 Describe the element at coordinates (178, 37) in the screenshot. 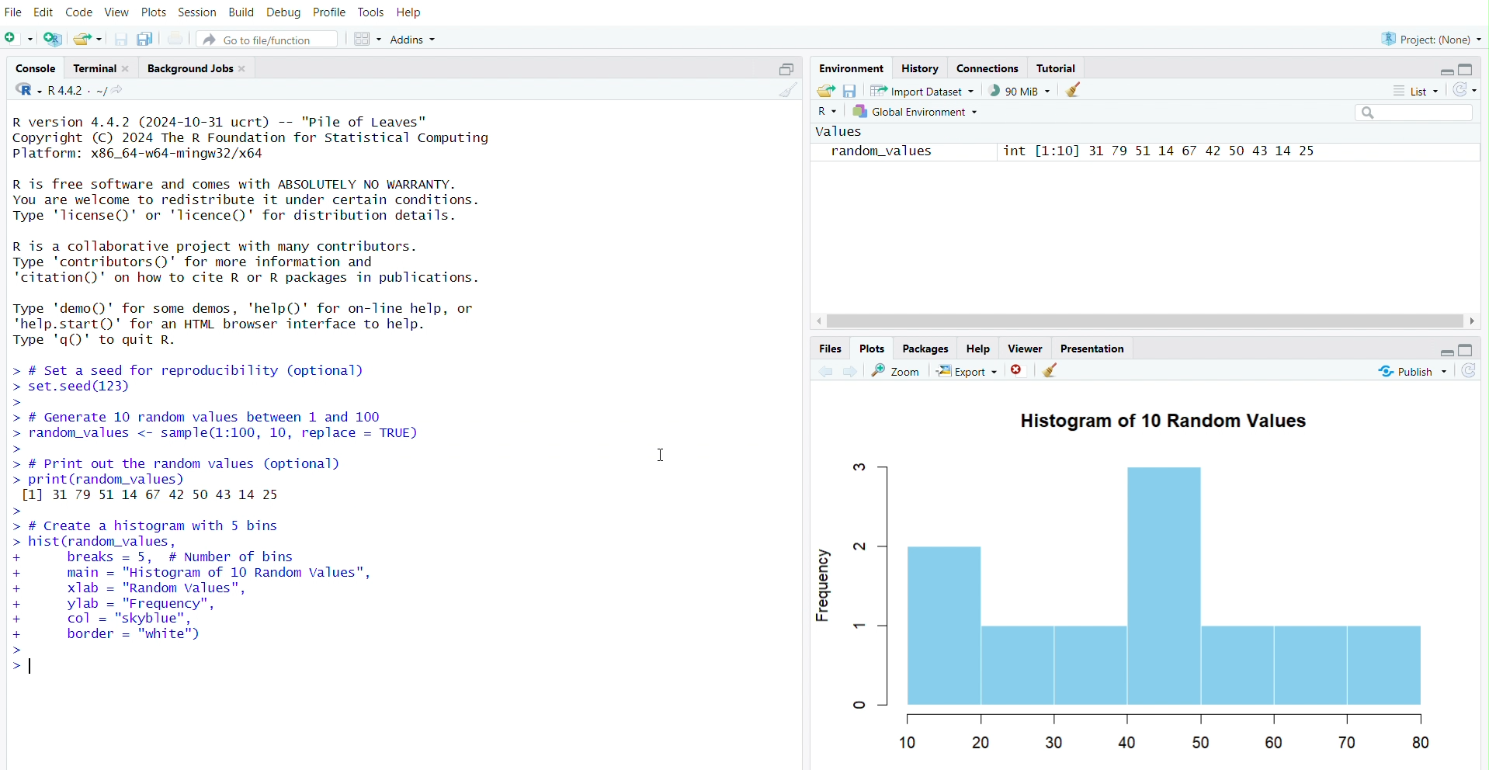

I see `print the current file` at that location.